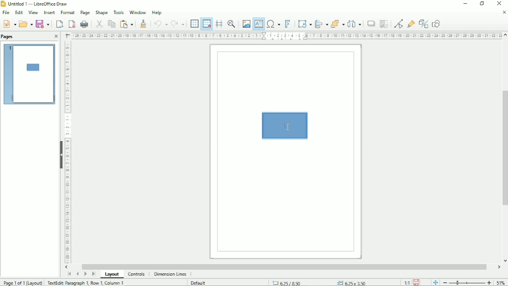  What do you see at coordinates (399, 23) in the screenshot?
I see `Toggle point edit mode` at bounding box center [399, 23].